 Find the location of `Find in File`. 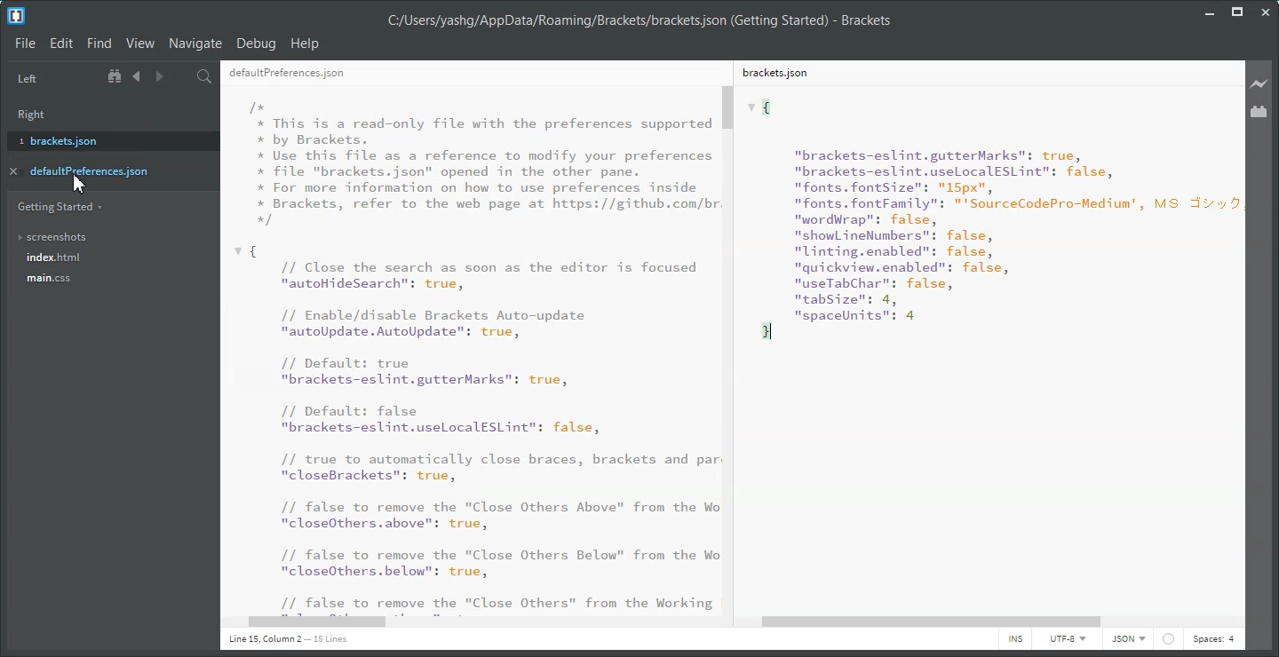

Find in File is located at coordinates (204, 76).